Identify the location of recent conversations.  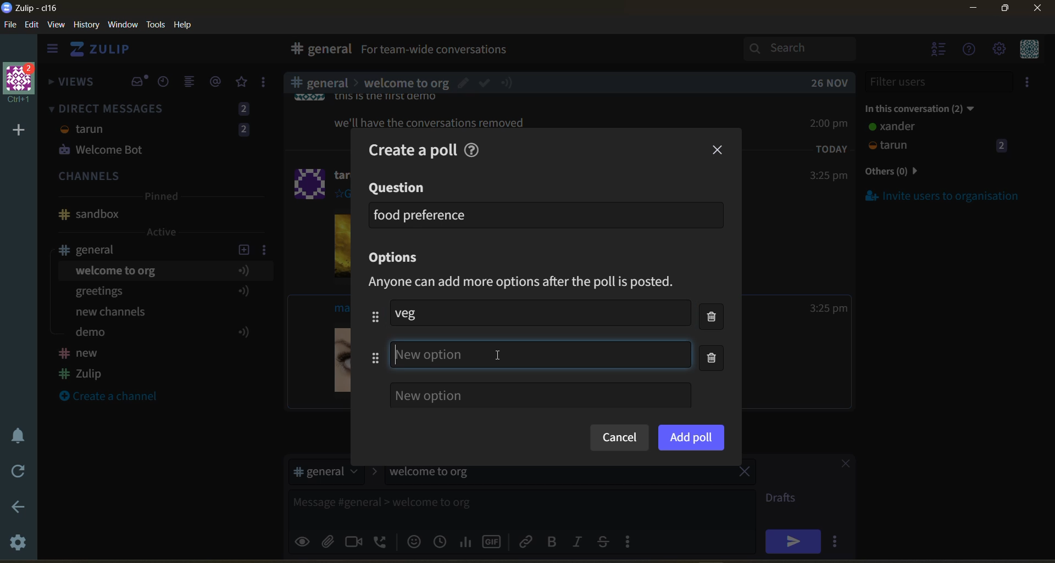
(167, 83).